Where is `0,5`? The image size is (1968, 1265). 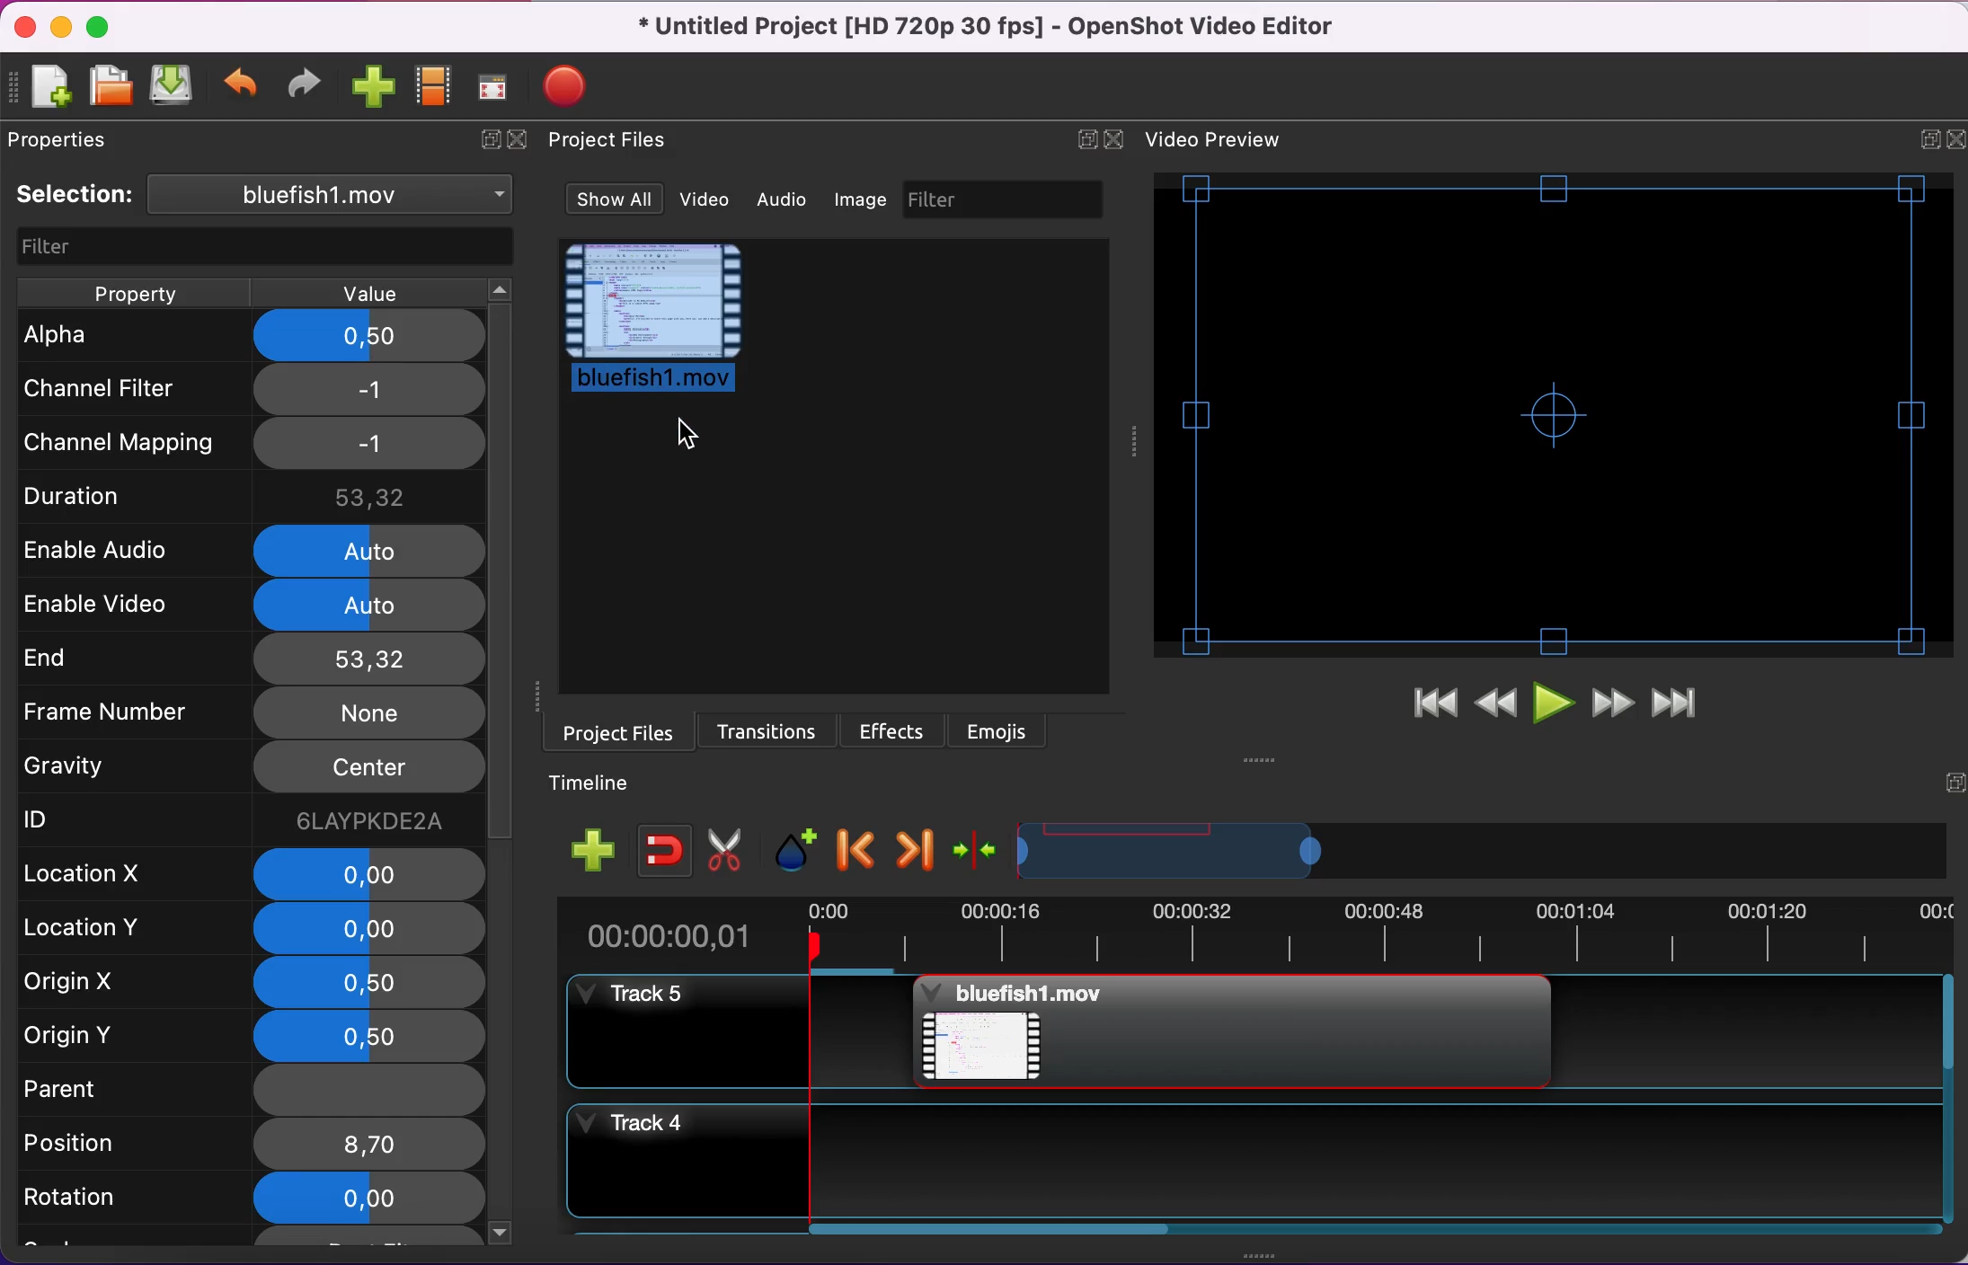 0,5 is located at coordinates (361, 982).